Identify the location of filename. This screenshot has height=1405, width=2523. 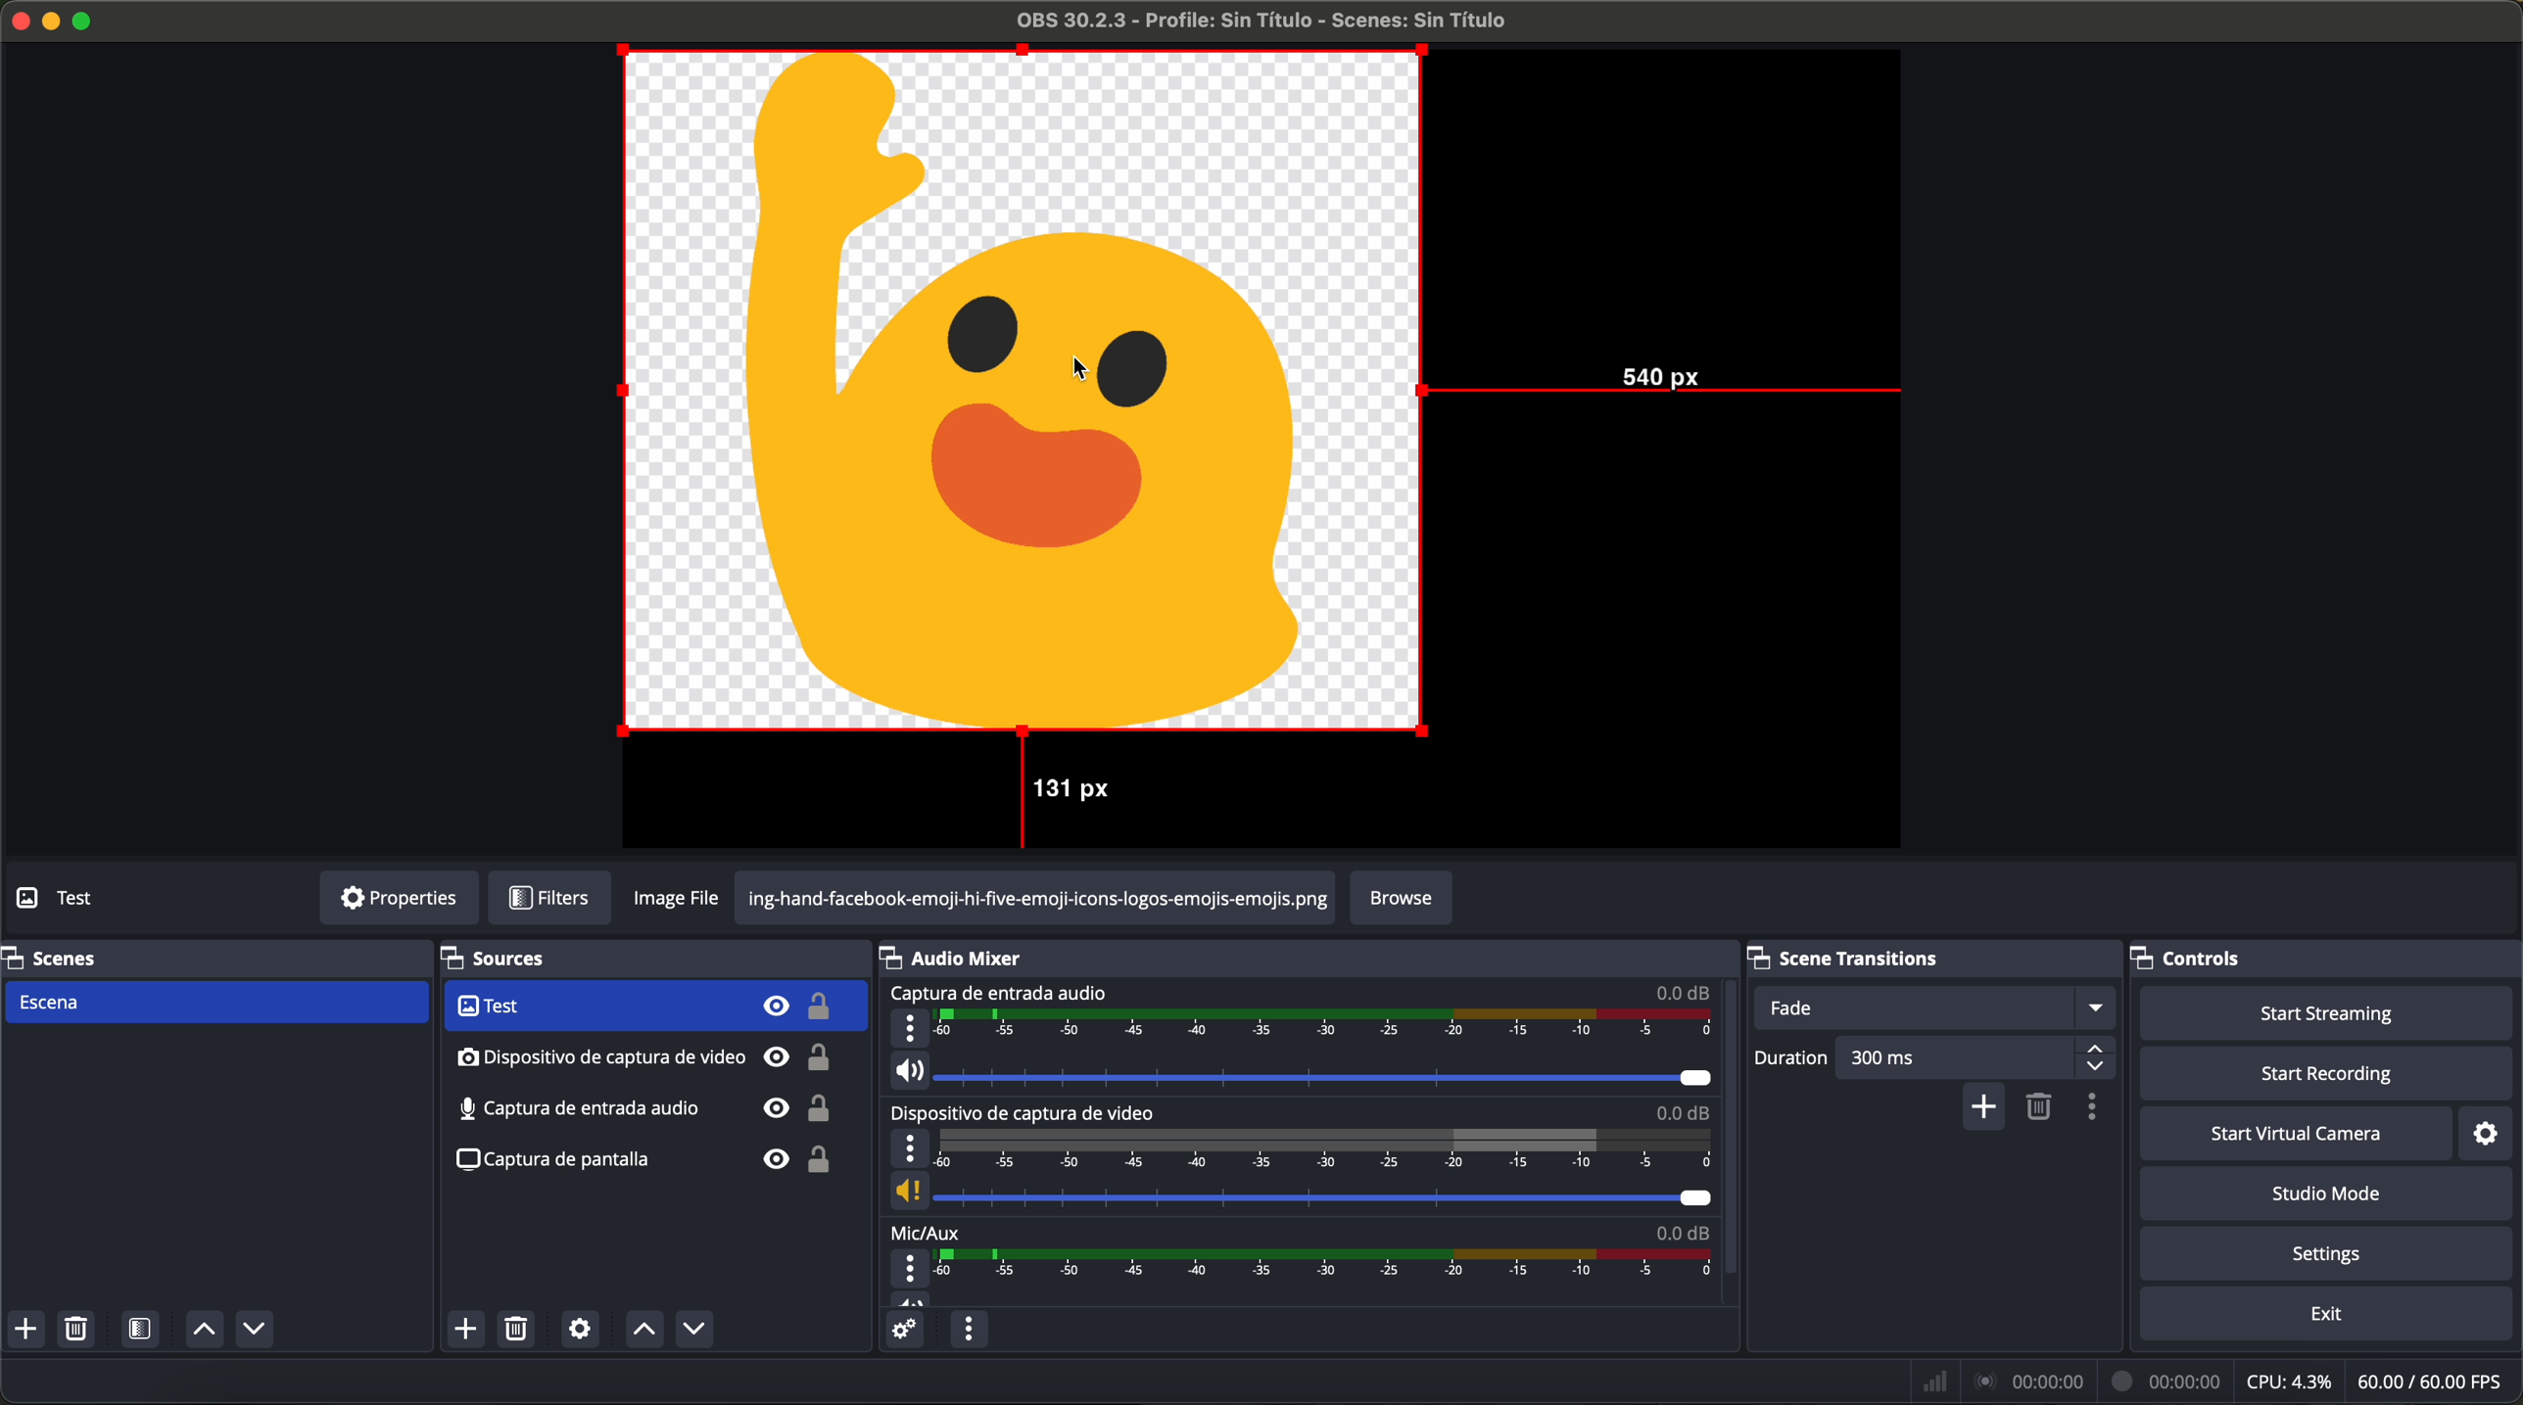
(1264, 21).